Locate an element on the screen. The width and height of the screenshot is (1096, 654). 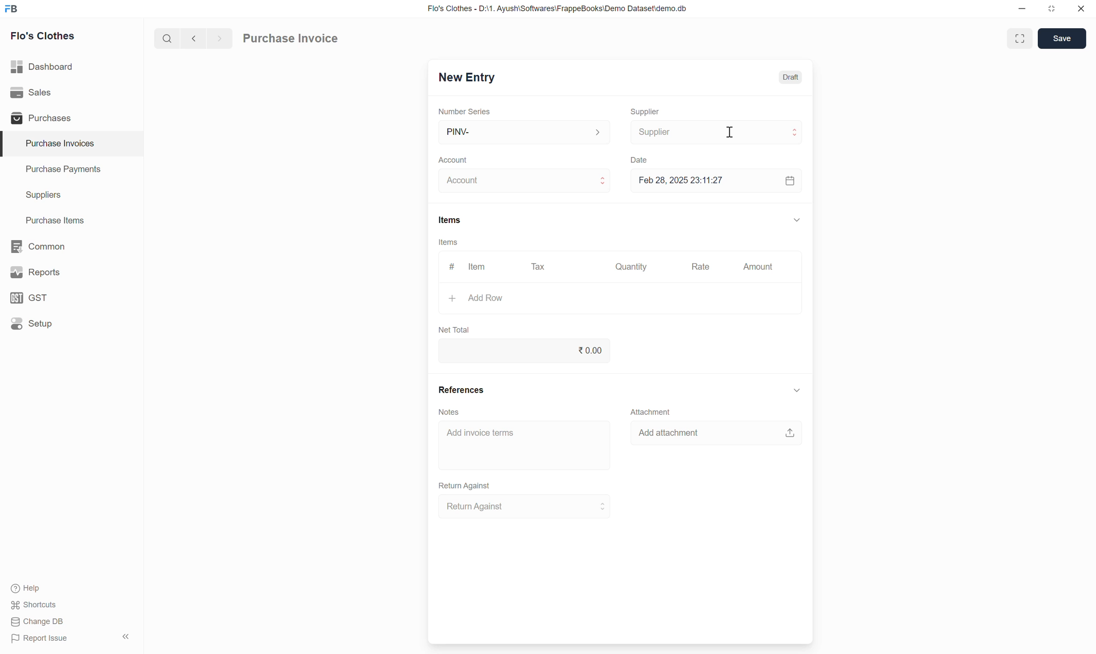
Toggle between form and full width is located at coordinates (1020, 38).